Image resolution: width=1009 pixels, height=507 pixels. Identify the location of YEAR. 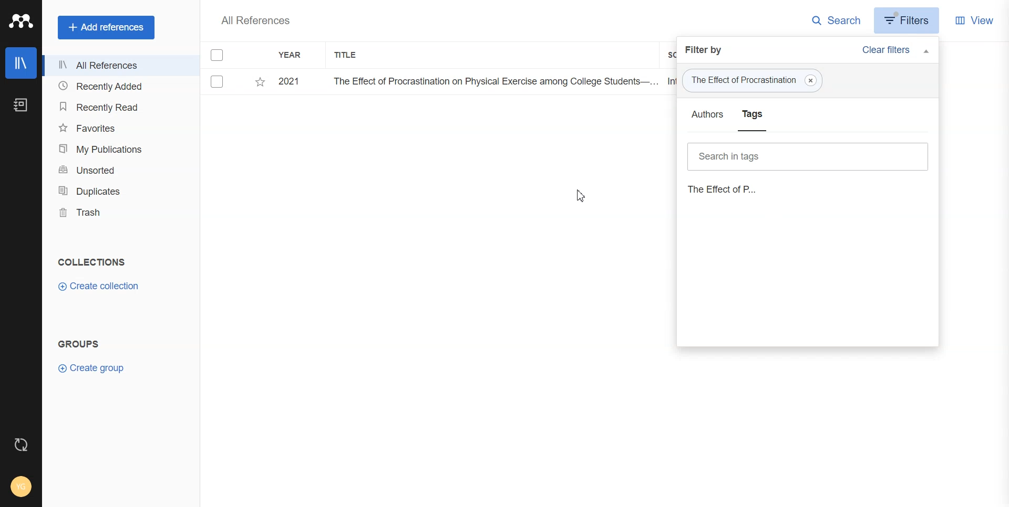
(296, 55).